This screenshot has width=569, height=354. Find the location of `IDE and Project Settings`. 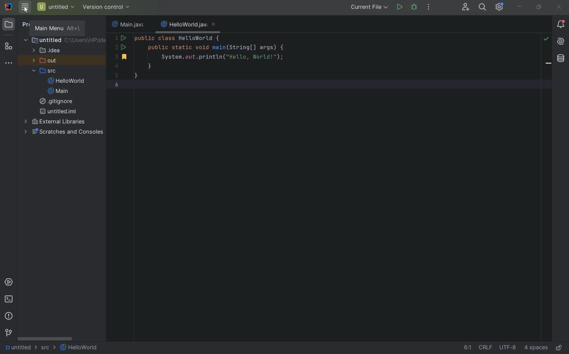

IDE and Project Settings is located at coordinates (500, 7).